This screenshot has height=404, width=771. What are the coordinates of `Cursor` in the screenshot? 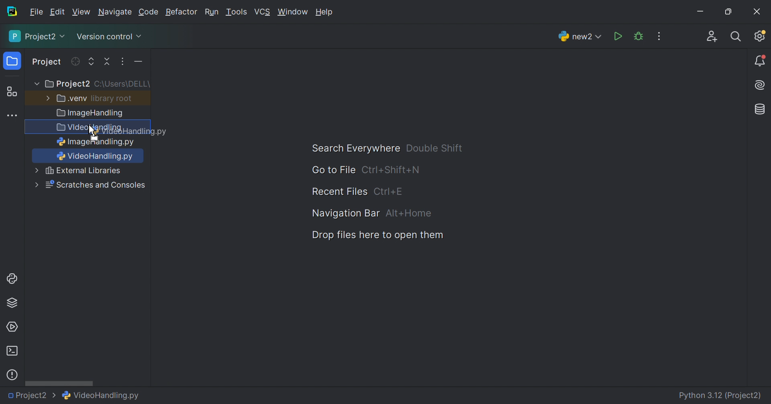 It's located at (91, 131).